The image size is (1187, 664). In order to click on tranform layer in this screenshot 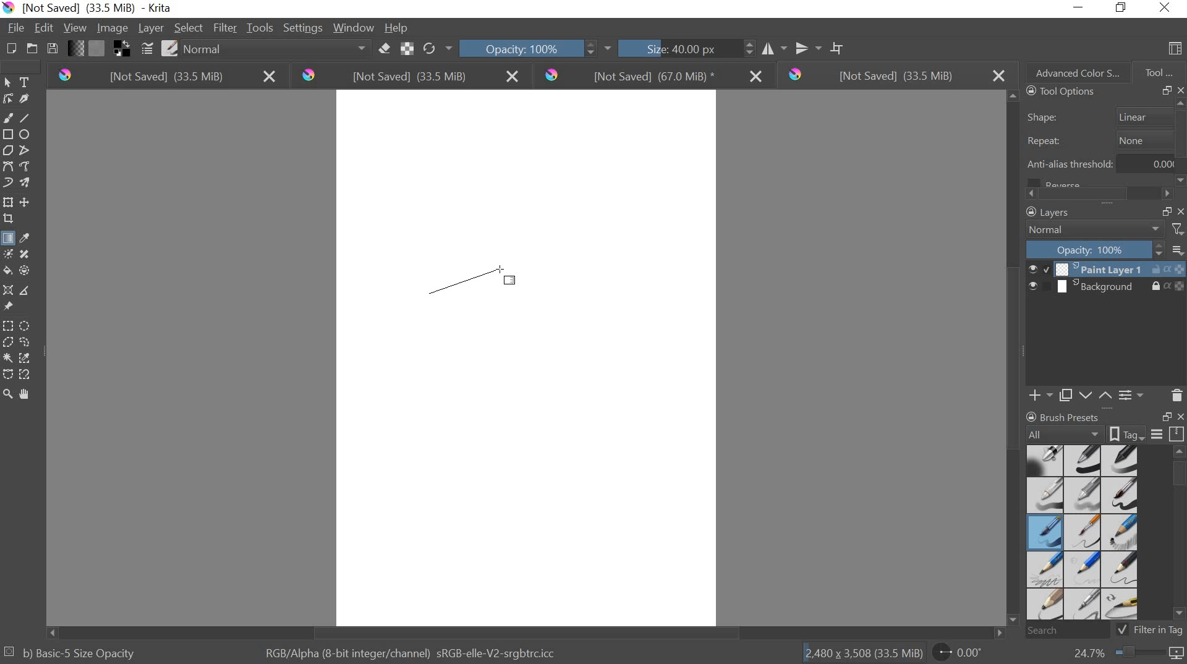, I will do `click(9, 203)`.